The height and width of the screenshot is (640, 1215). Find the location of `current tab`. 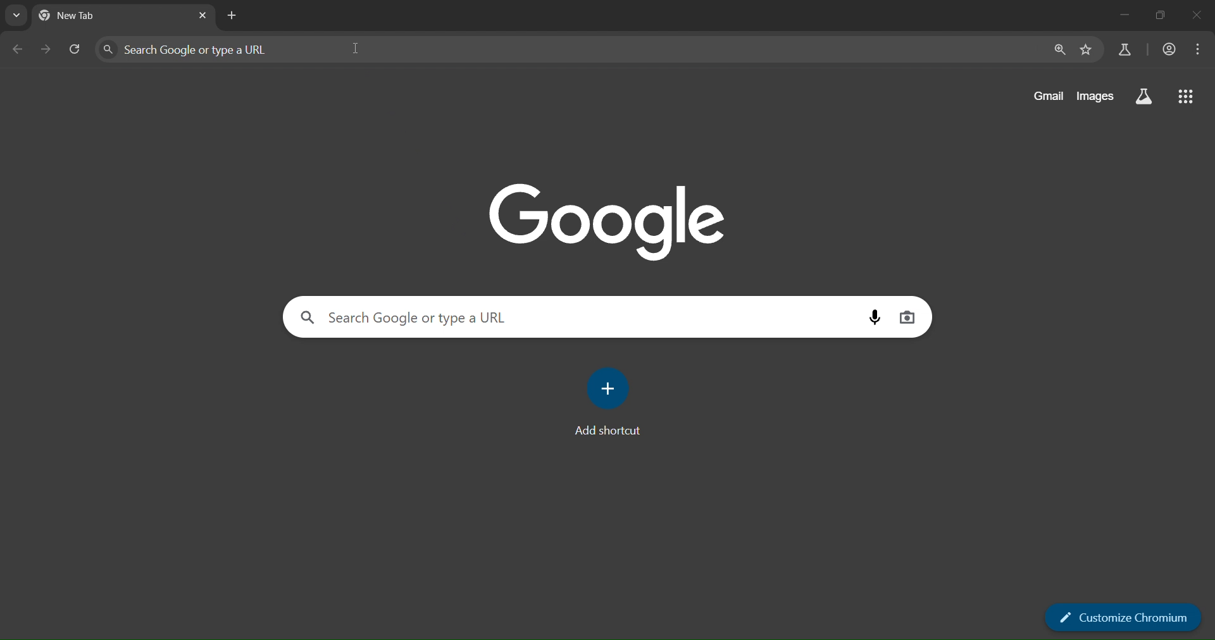

current tab is located at coordinates (89, 15).